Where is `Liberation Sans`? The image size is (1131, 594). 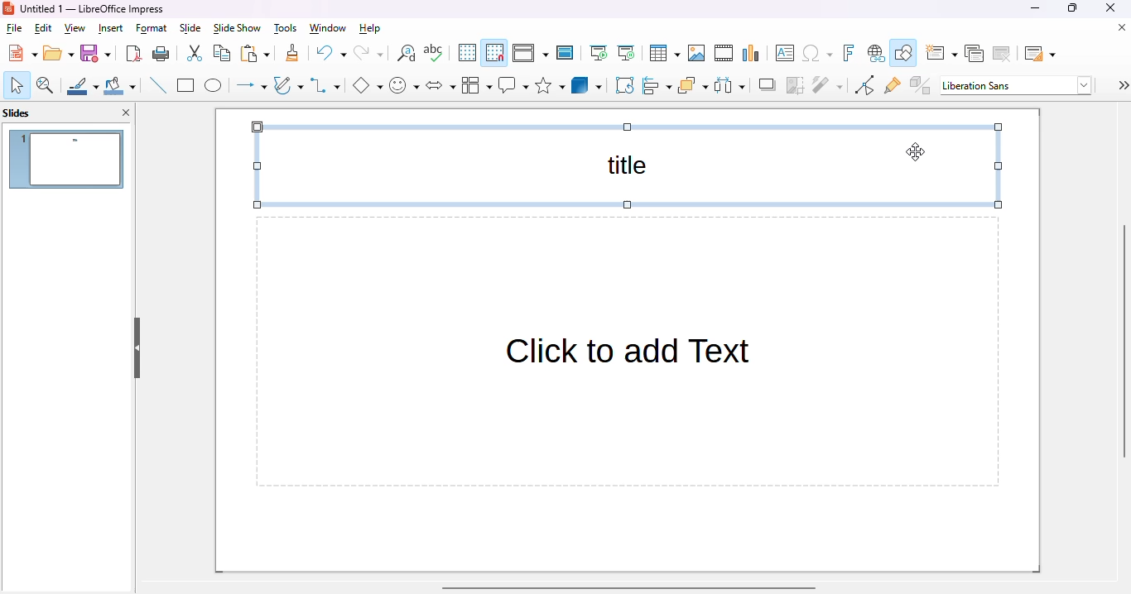 Liberation Sans is located at coordinates (1017, 85).